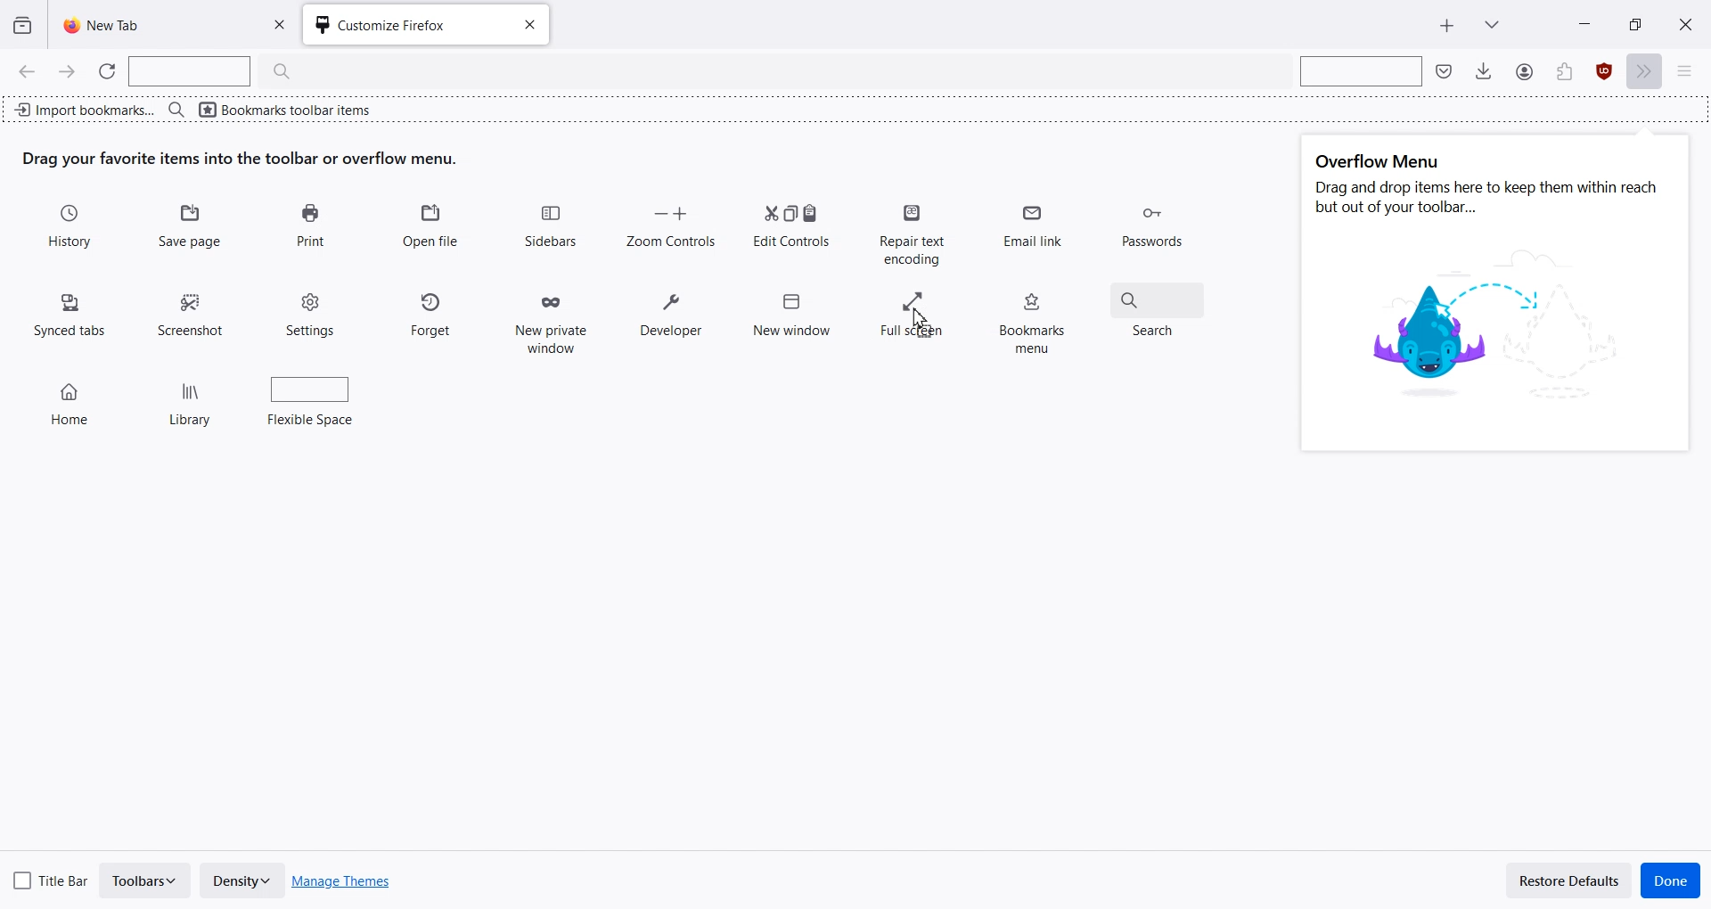 The height and width of the screenshot is (909, 1711). Describe the element at coordinates (146, 880) in the screenshot. I see `Toolbars` at that location.